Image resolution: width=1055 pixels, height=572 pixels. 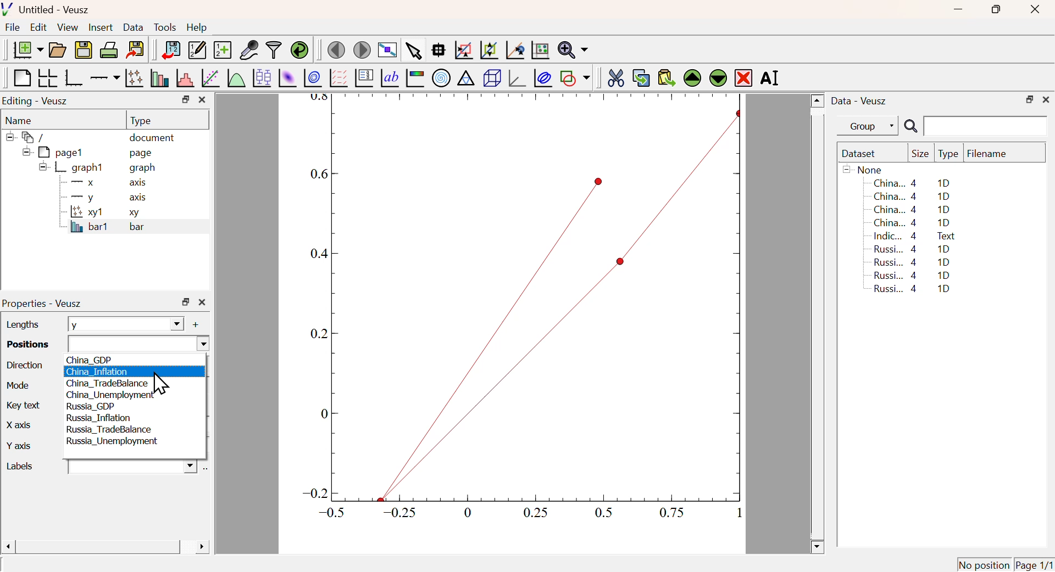 What do you see at coordinates (99, 28) in the screenshot?
I see `Insert` at bounding box center [99, 28].